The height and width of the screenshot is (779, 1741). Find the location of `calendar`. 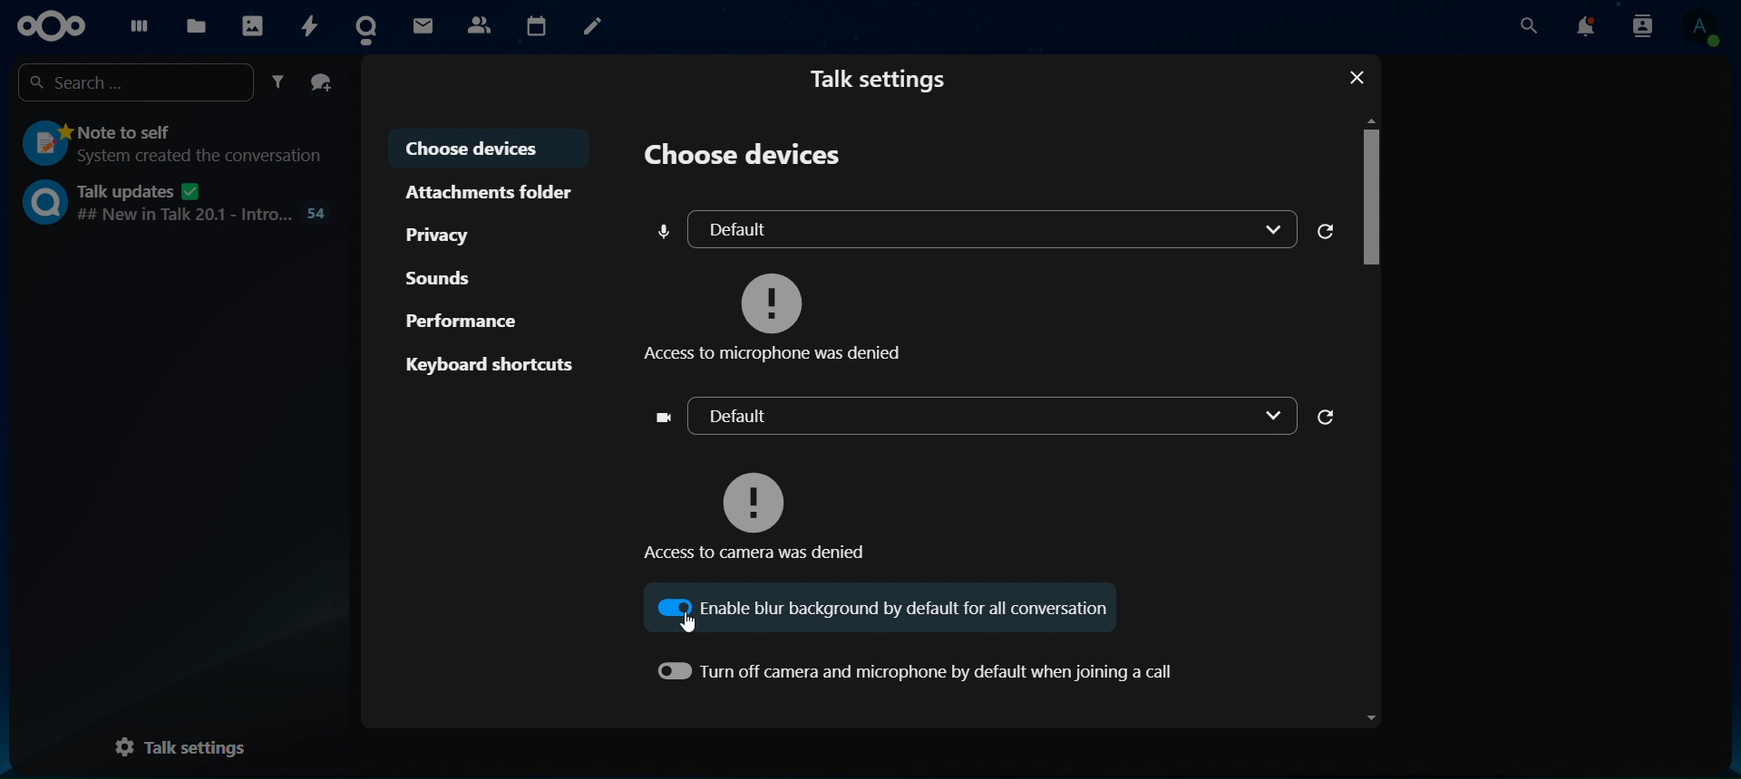

calendar is located at coordinates (535, 22).